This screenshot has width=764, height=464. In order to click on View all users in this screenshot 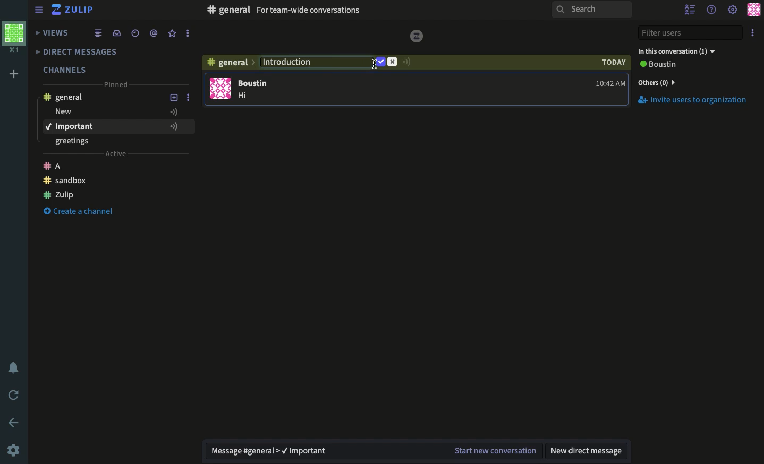, I will do `click(666, 65)`.